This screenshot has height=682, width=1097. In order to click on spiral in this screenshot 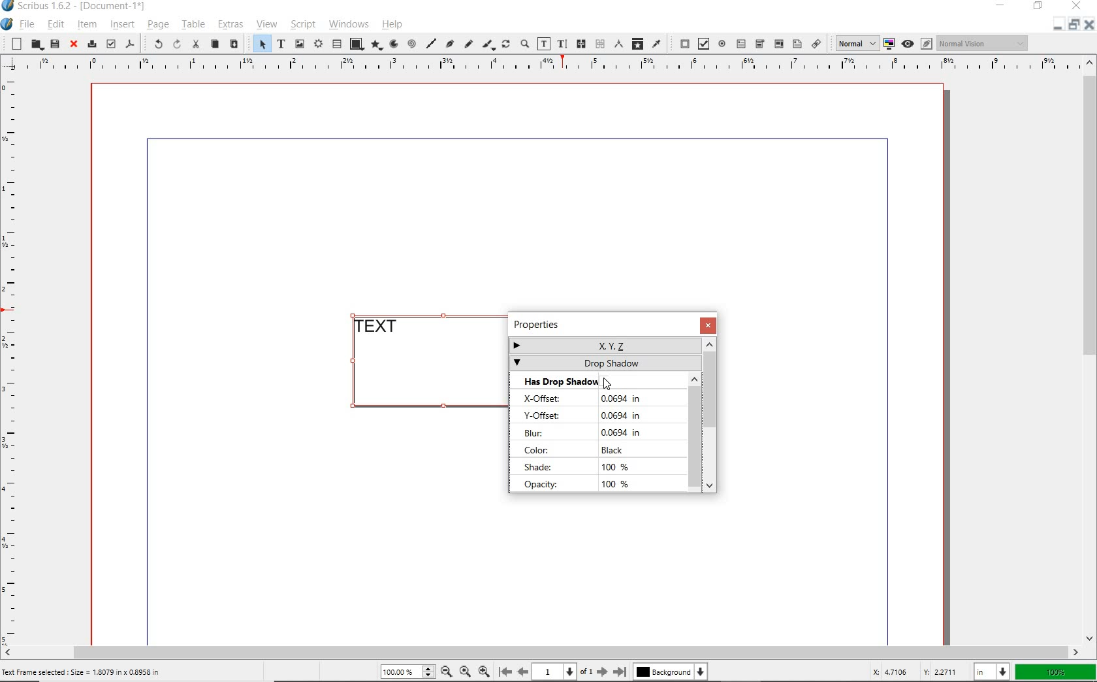, I will do `click(412, 43)`.